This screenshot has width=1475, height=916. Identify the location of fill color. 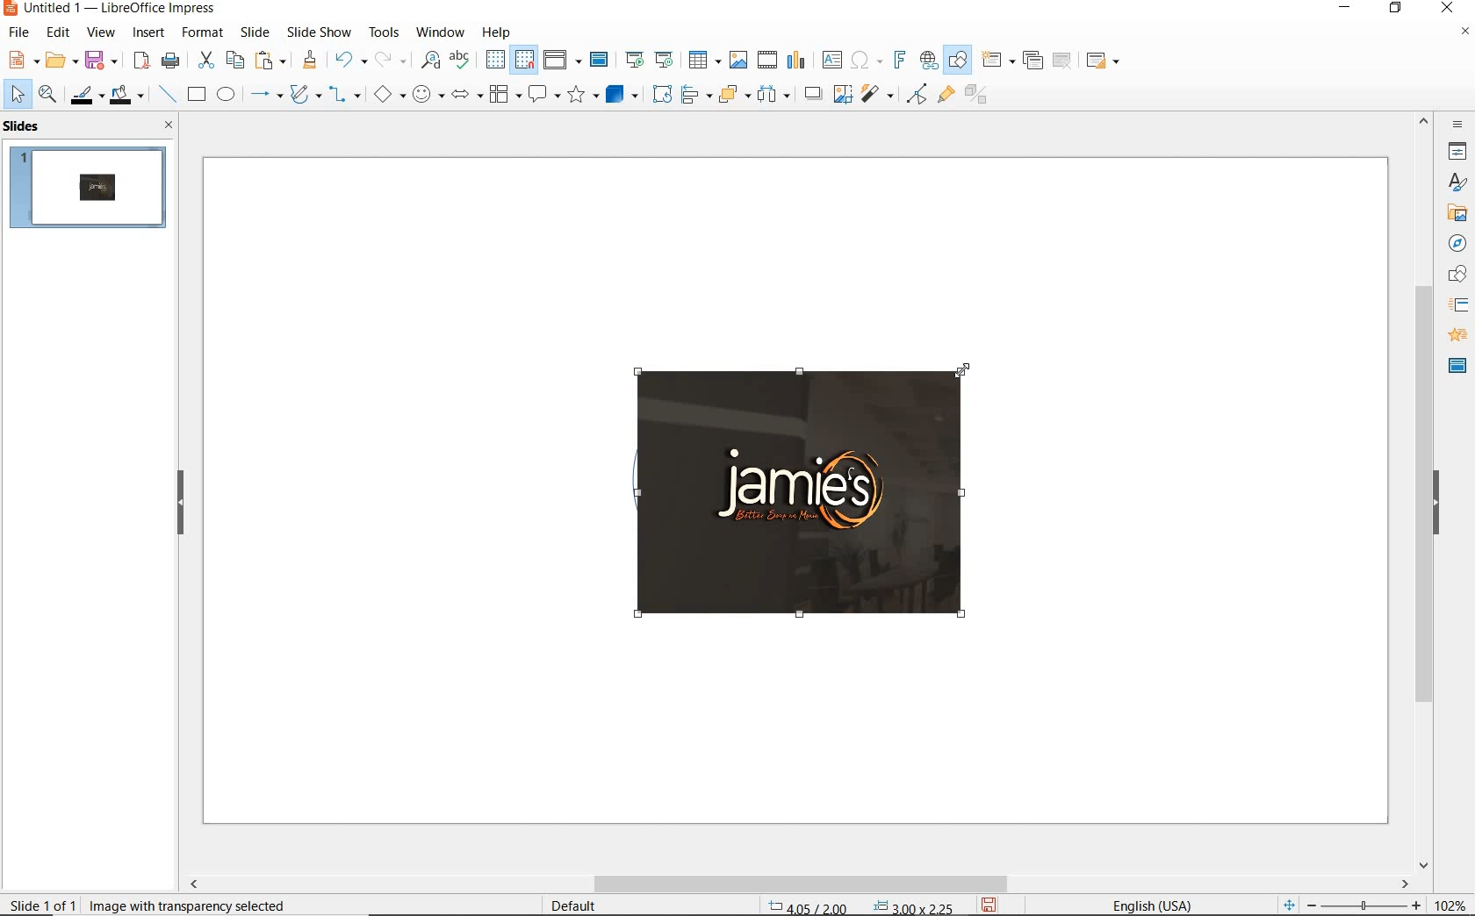
(129, 96).